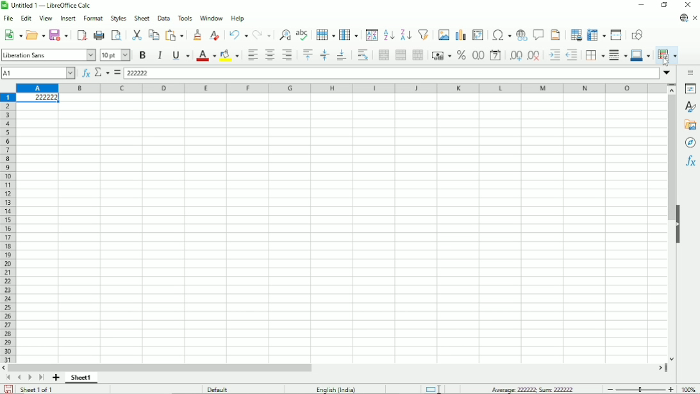 The height and width of the screenshot is (394, 700). Describe the element at coordinates (116, 35) in the screenshot. I see `Toggle print preview` at that location.